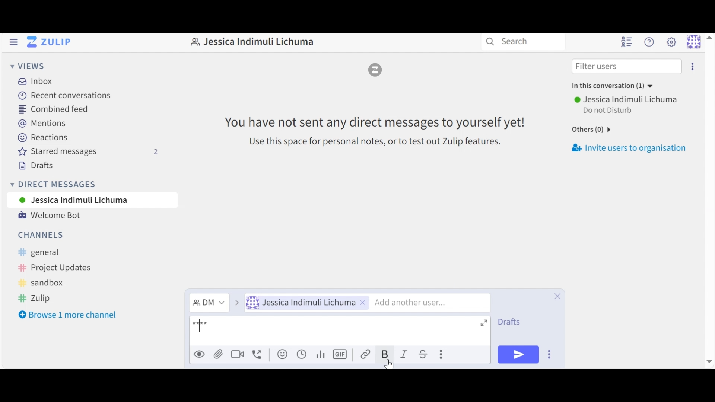 The height and width of the screenshot is (402, 715). Describe the element at coordinates (550, 354) in the screenshot. I see `Send Options` at that location.